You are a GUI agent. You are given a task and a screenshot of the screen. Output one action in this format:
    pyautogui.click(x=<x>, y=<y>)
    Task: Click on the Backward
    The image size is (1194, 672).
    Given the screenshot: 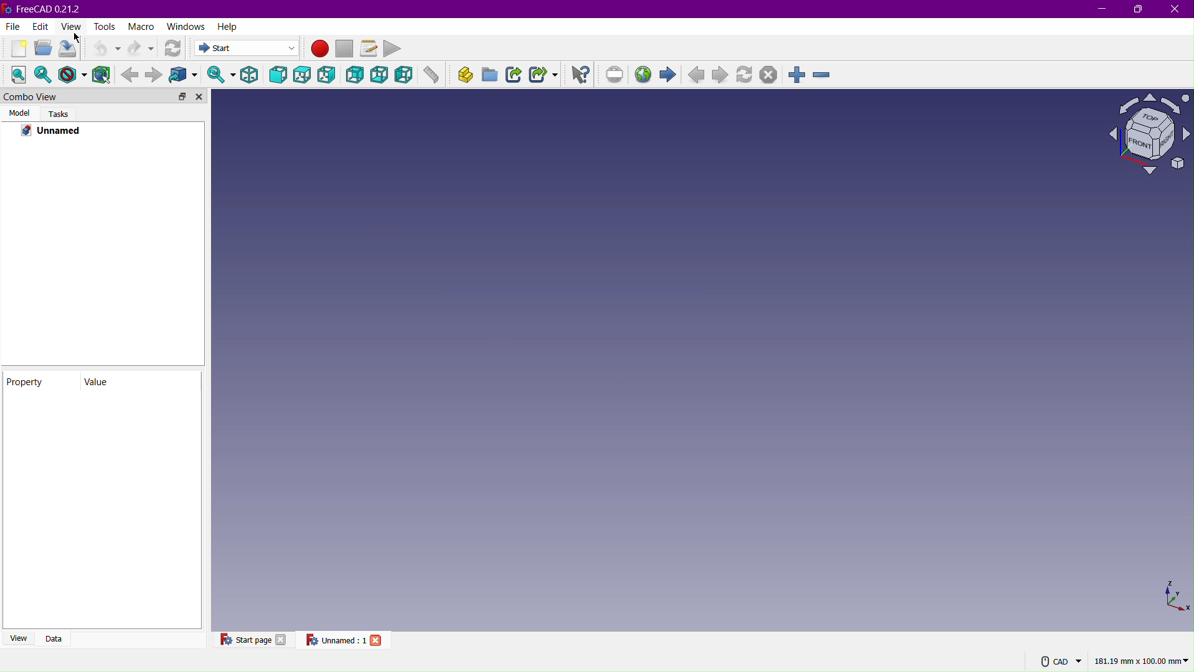 What is the action you would take?
    pyautogui.click(x=126, y=77)
    